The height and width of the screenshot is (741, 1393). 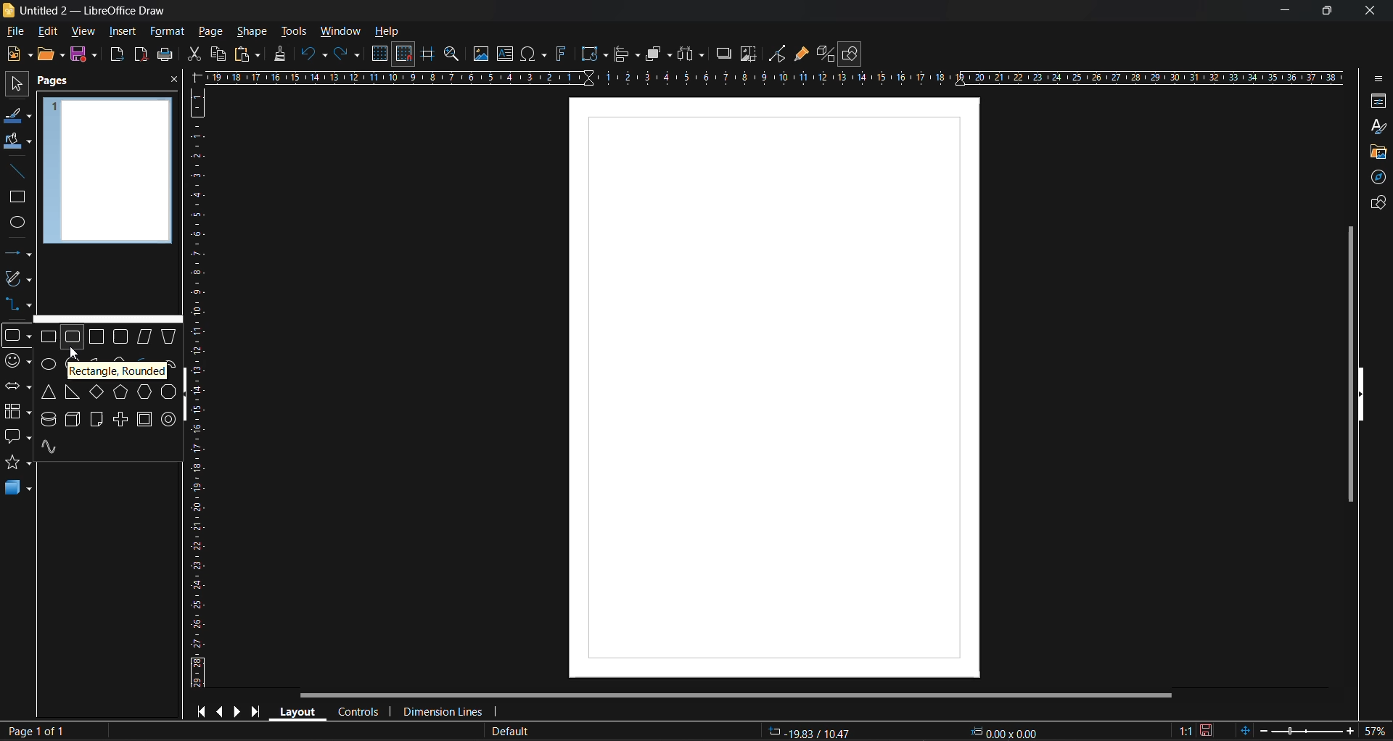 I want to click on insert, so click(x=120, y=31).